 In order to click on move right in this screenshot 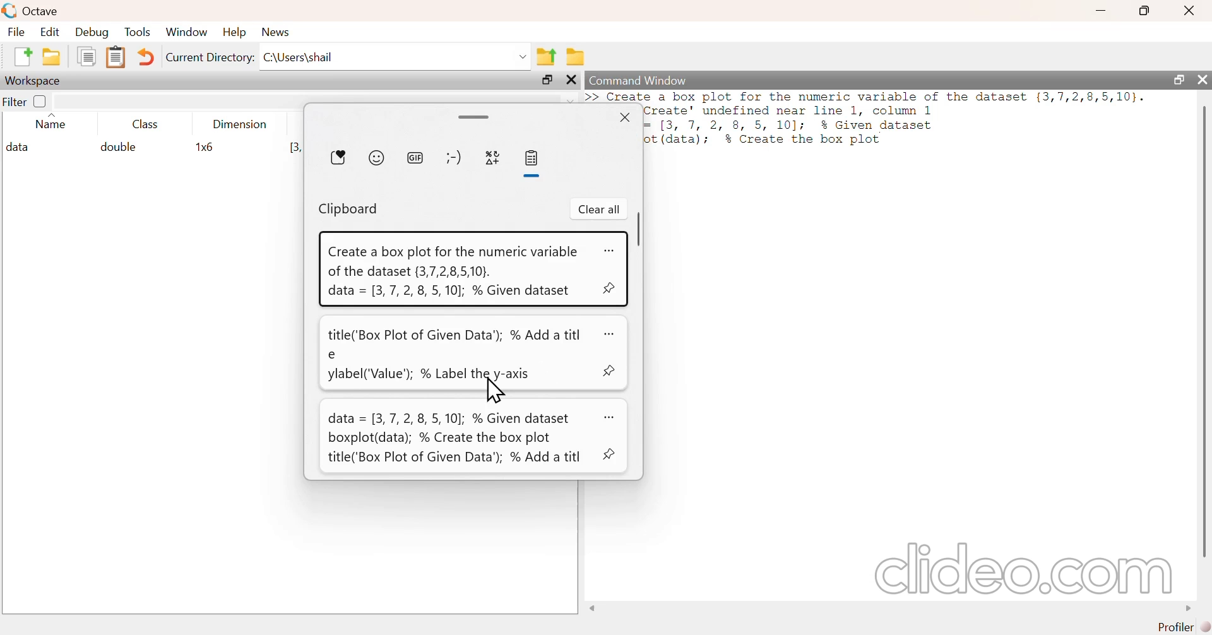, I will do `click(1184, 607)`.